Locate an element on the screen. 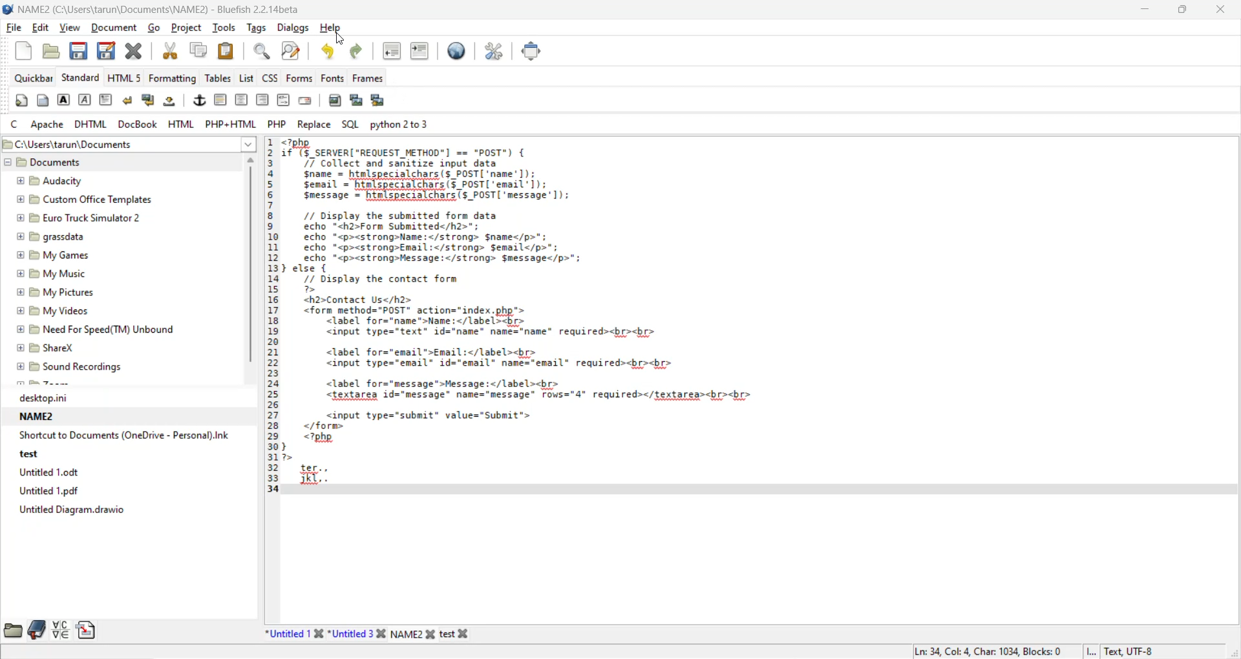 Image resolution: width=1241 pixels, height=659 pixels. bookmarks is located at coordinates (38, 629).